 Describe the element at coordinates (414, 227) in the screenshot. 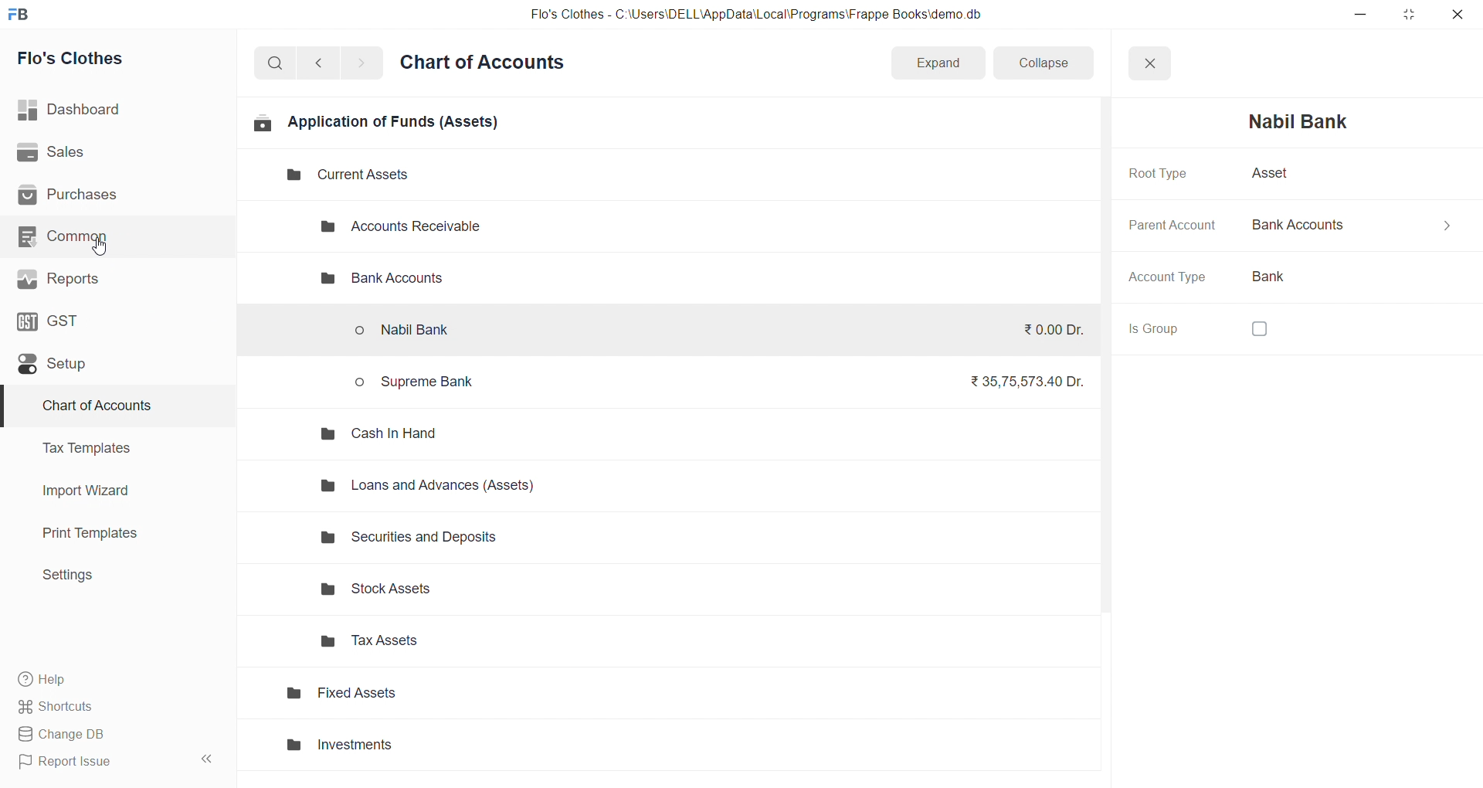

I see `Accounts Receivable` at that location.